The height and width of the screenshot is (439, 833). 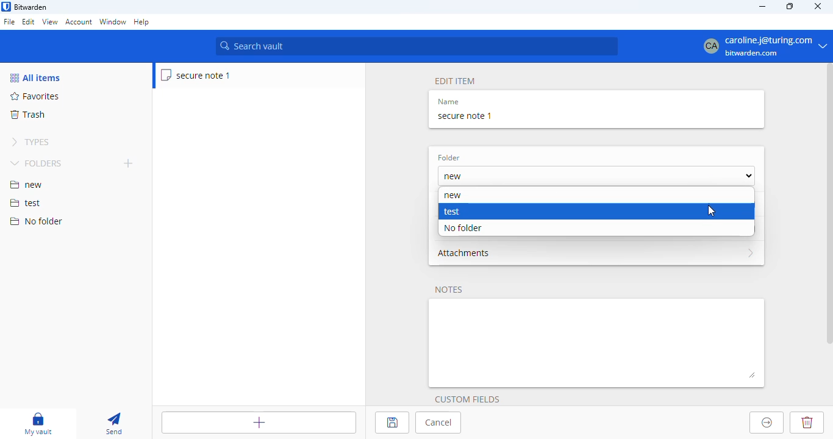 What do you see at coordinates (38, 163) in the screenshot?
I see `folders` at bounding box center [38, 163].